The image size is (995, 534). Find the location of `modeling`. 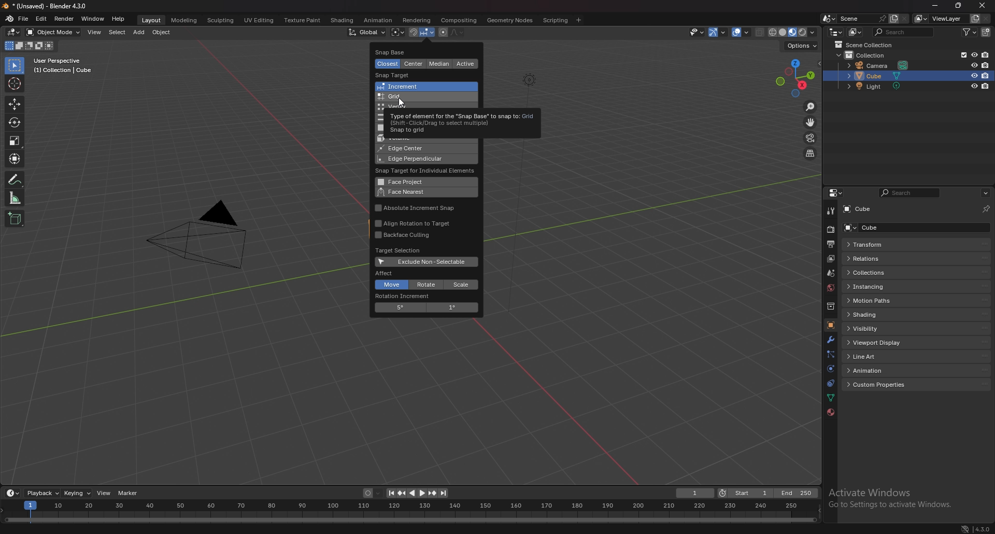

modeling is located at coordinates (184, 20).